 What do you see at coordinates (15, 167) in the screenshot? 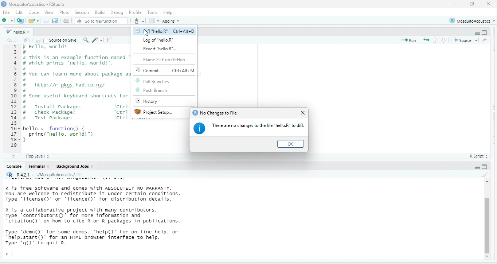
I see `Console` at bounding box center [15, 167].